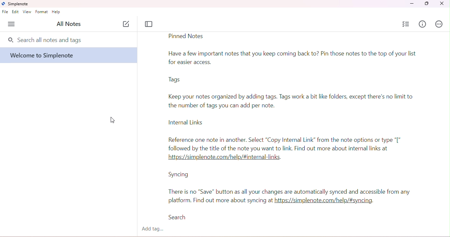 This screenshot has width=450, height=237. Describe the element at coordinates (127, 24) in the screenshot. I see `new note` at that location.